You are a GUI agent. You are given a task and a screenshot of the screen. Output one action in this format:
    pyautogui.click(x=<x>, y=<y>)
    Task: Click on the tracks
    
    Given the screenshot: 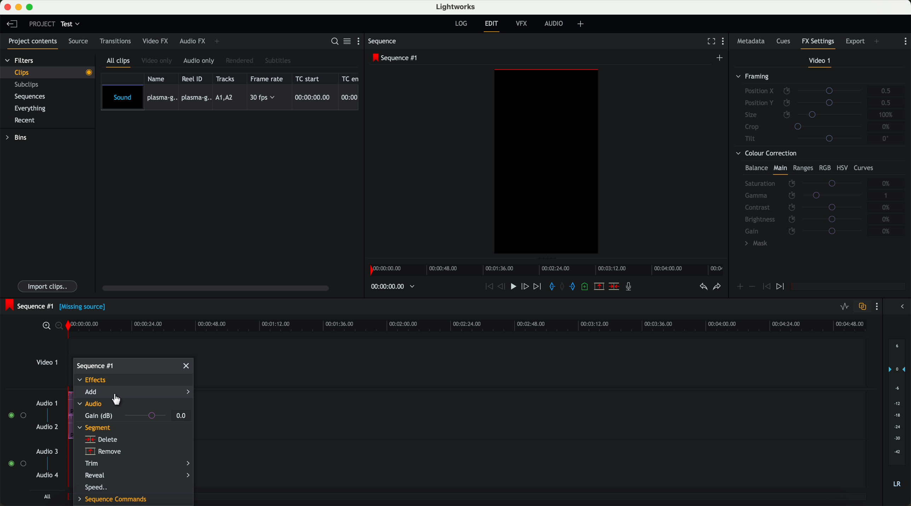 What is the action you would take?
    pyautogui.click(x=227, y=78)
    